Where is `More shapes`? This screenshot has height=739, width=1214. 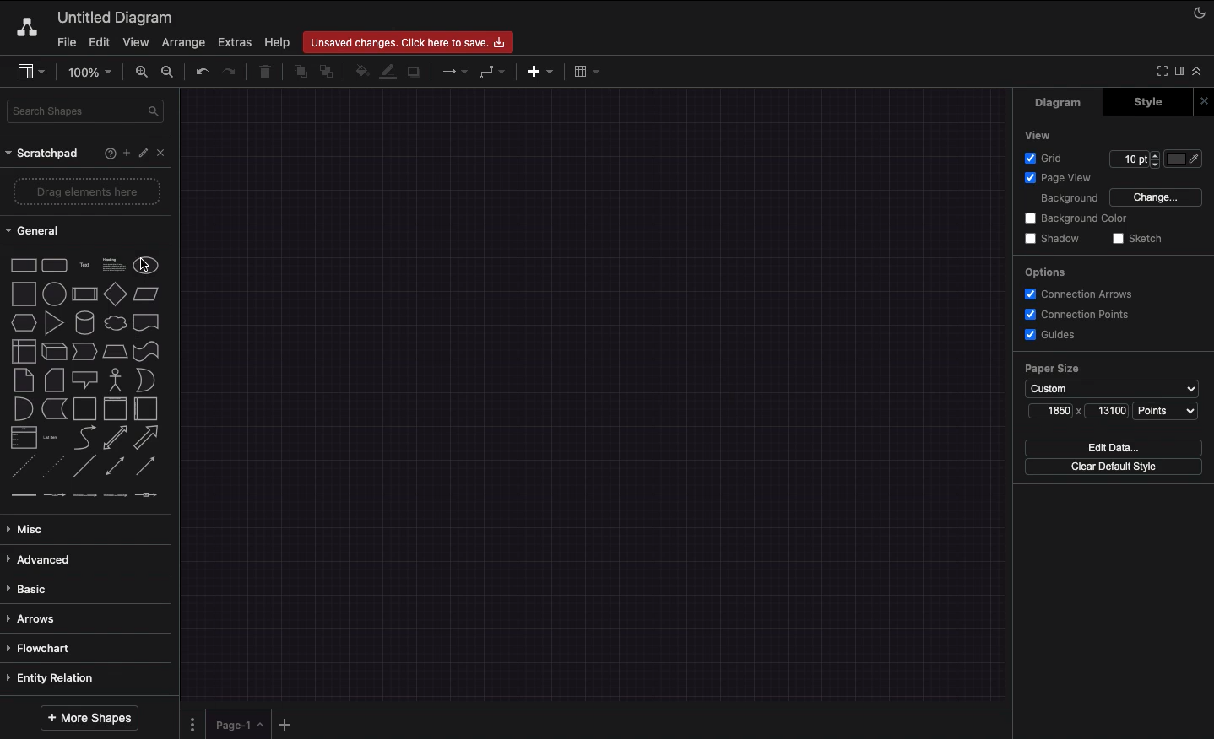
More shapes is located at coordinates (88, 718).